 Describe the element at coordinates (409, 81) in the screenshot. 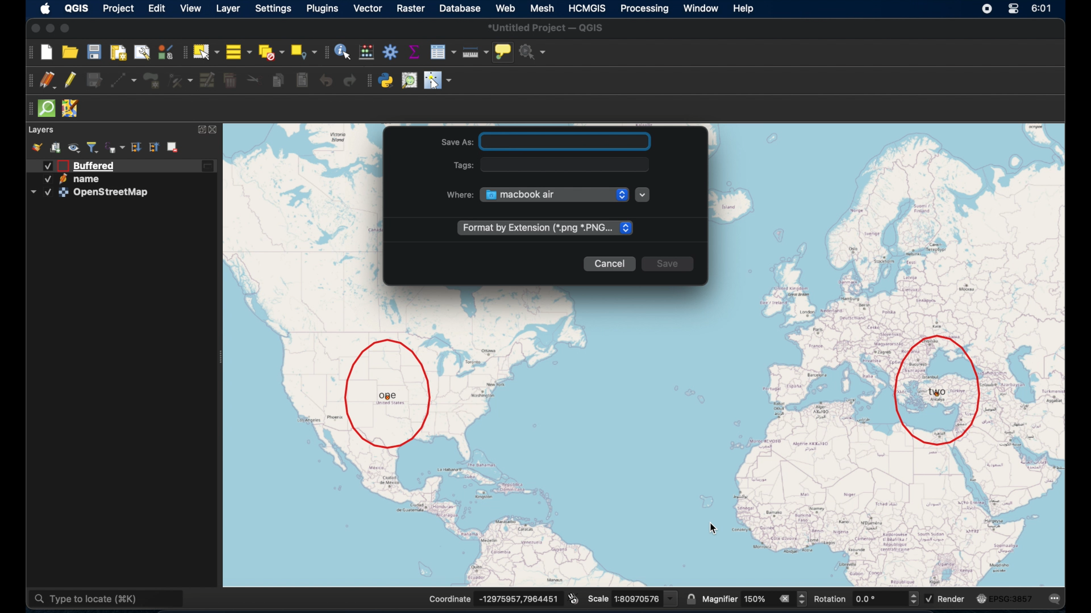

I see `osm place search` at that location.